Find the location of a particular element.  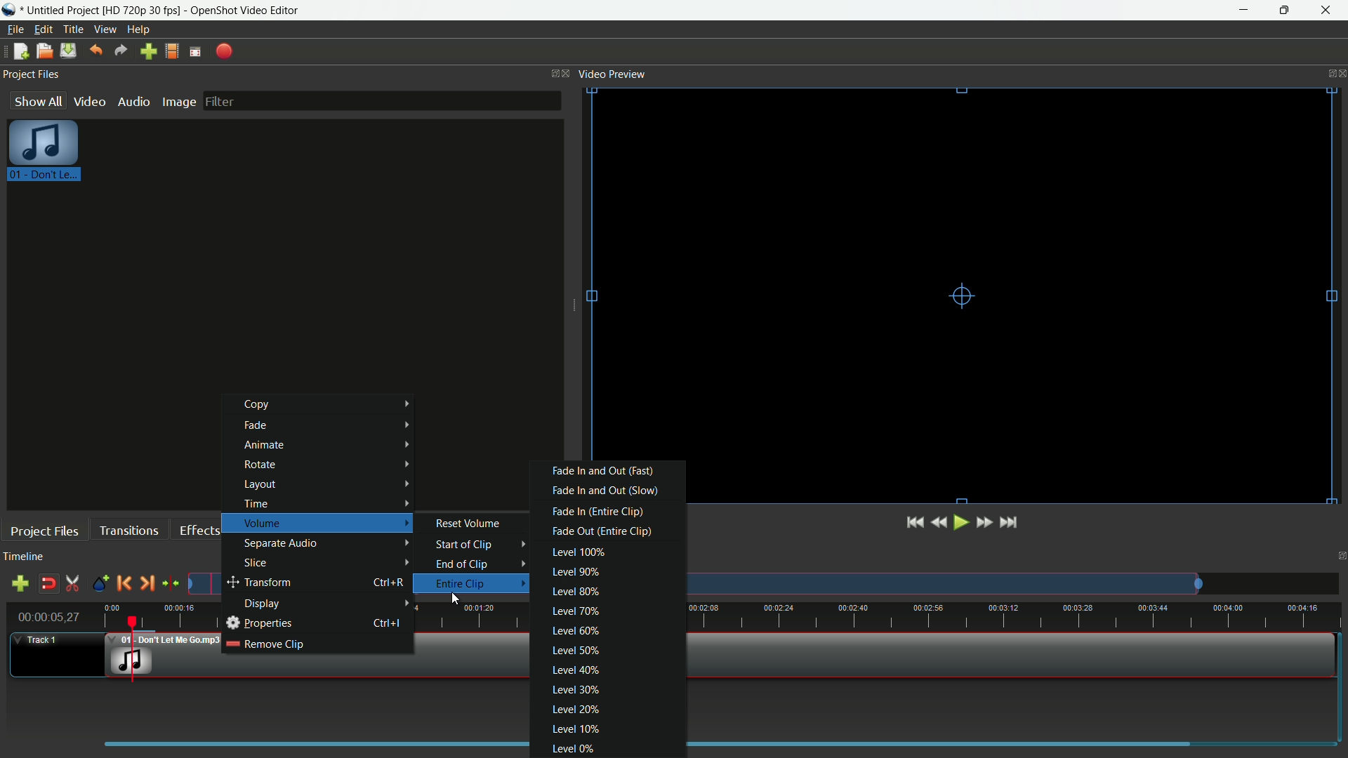

edit menu is located at coordinates (43, 29).